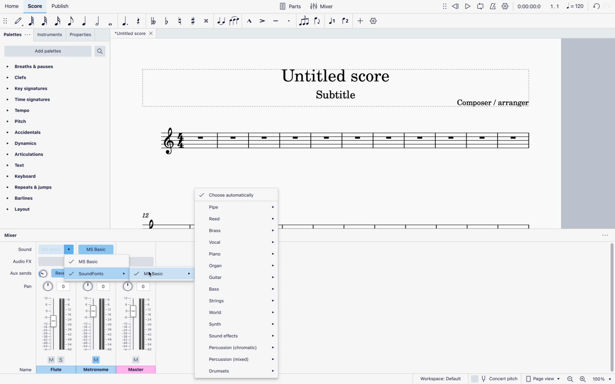  What do you see at coordinates (96, 249) in the screenshot?
I see `sound type` at bounding box center [96, 249].